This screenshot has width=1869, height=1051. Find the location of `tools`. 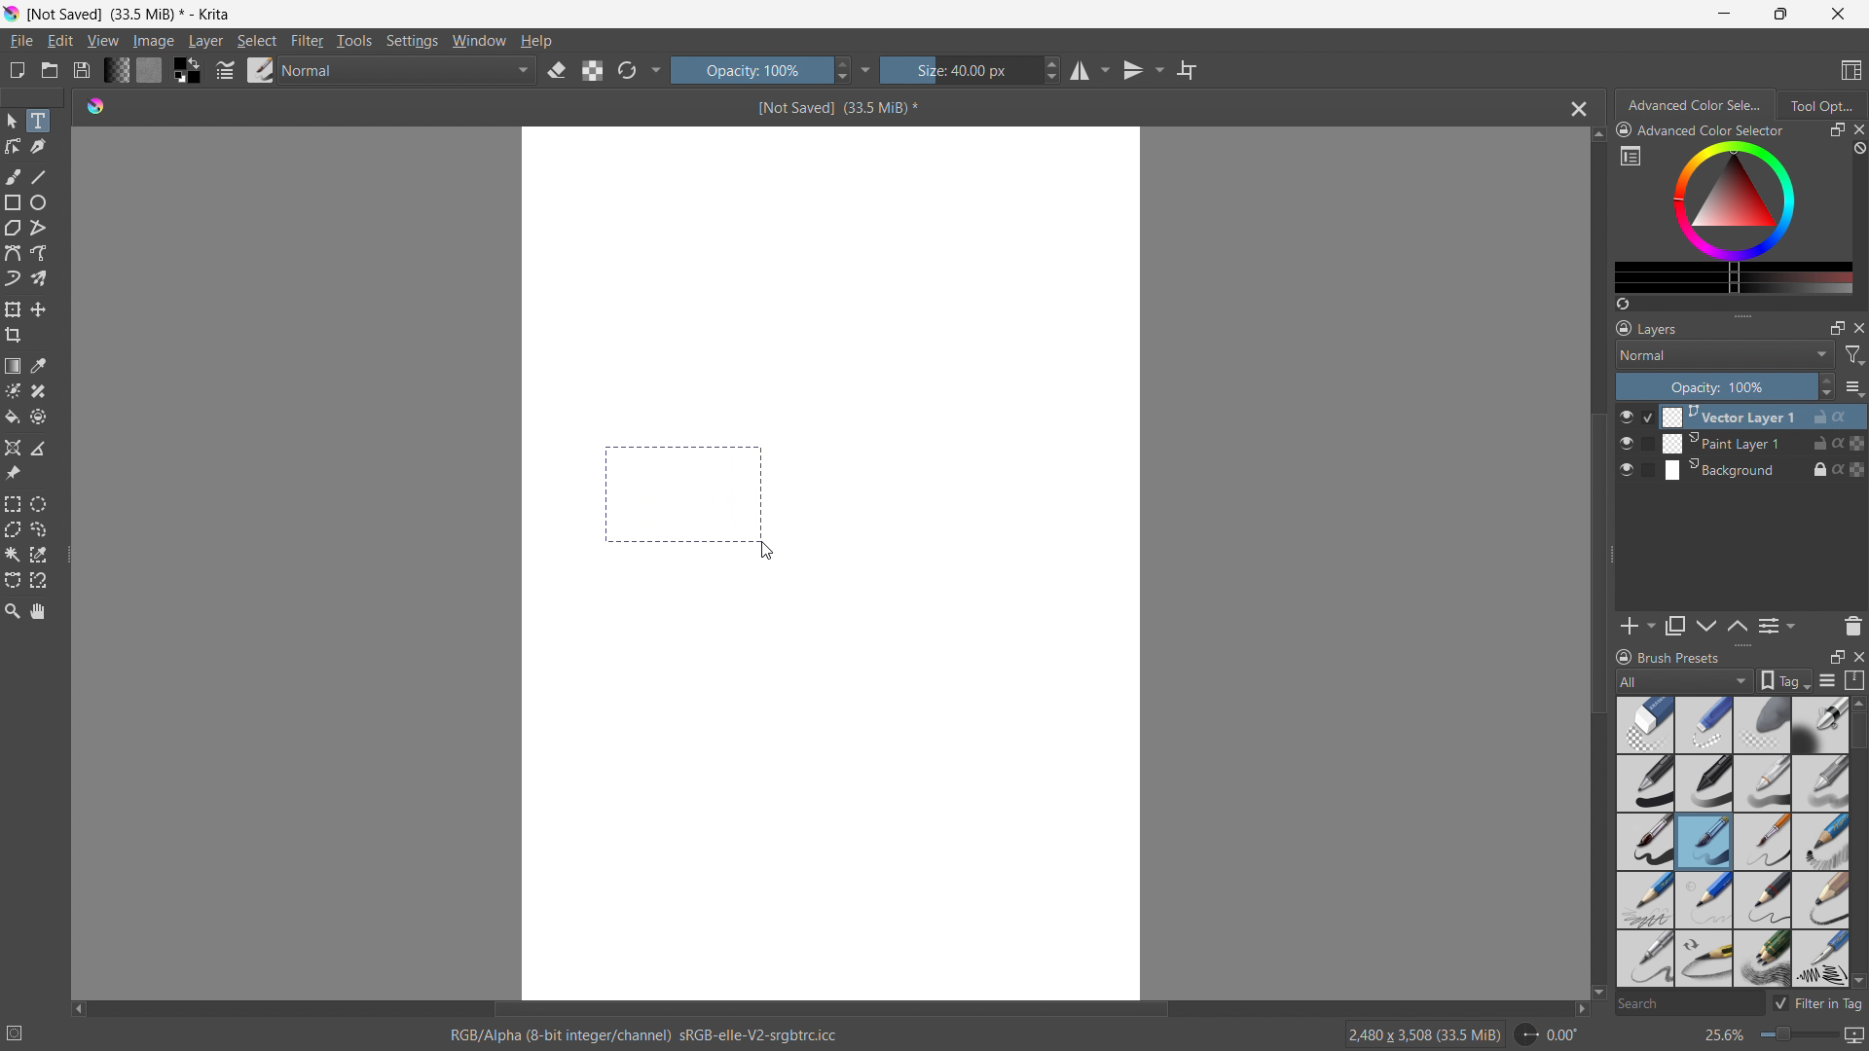

tools is located at coordinates (355, 41).